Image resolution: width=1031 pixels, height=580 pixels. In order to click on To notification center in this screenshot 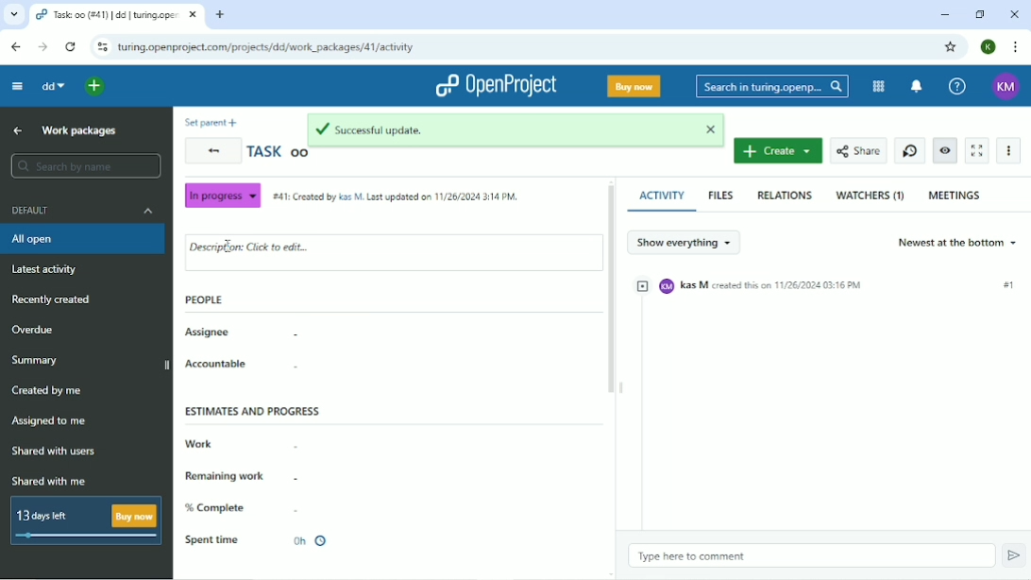, I will do `click(916, 86)`.